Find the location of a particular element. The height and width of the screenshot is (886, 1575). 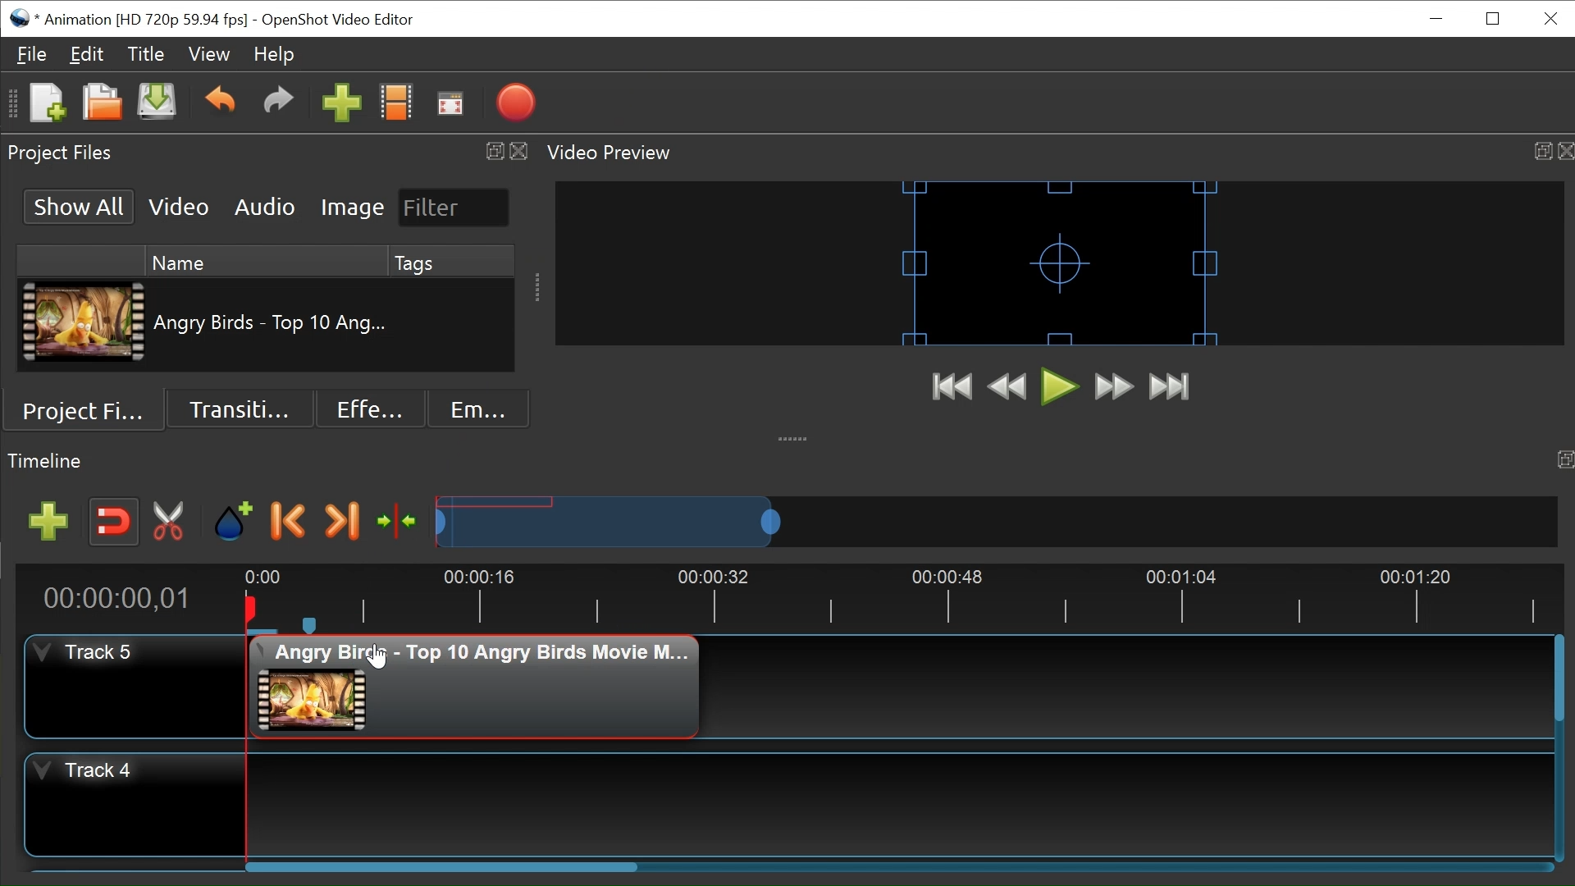

Horizontal Scroll bar is located at coordinates (441, 867).